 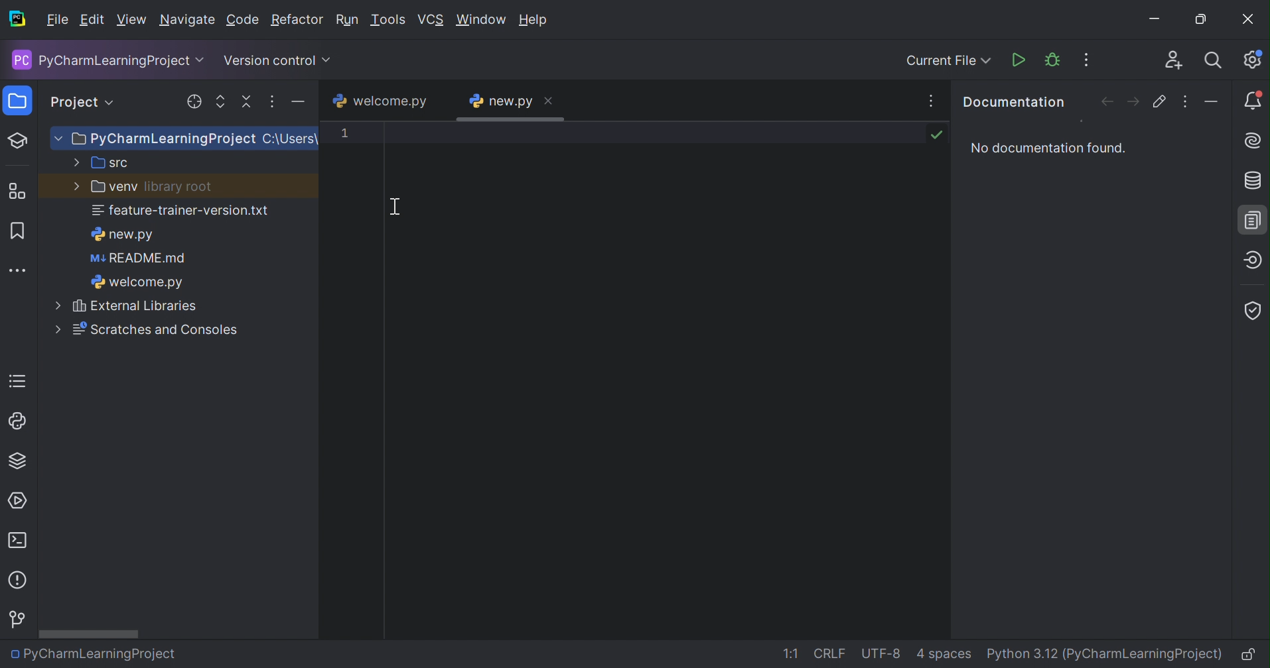 What do you see at coordinates (272, 103) in the screenshot?
I see `more` at bounding box center [272, 103].